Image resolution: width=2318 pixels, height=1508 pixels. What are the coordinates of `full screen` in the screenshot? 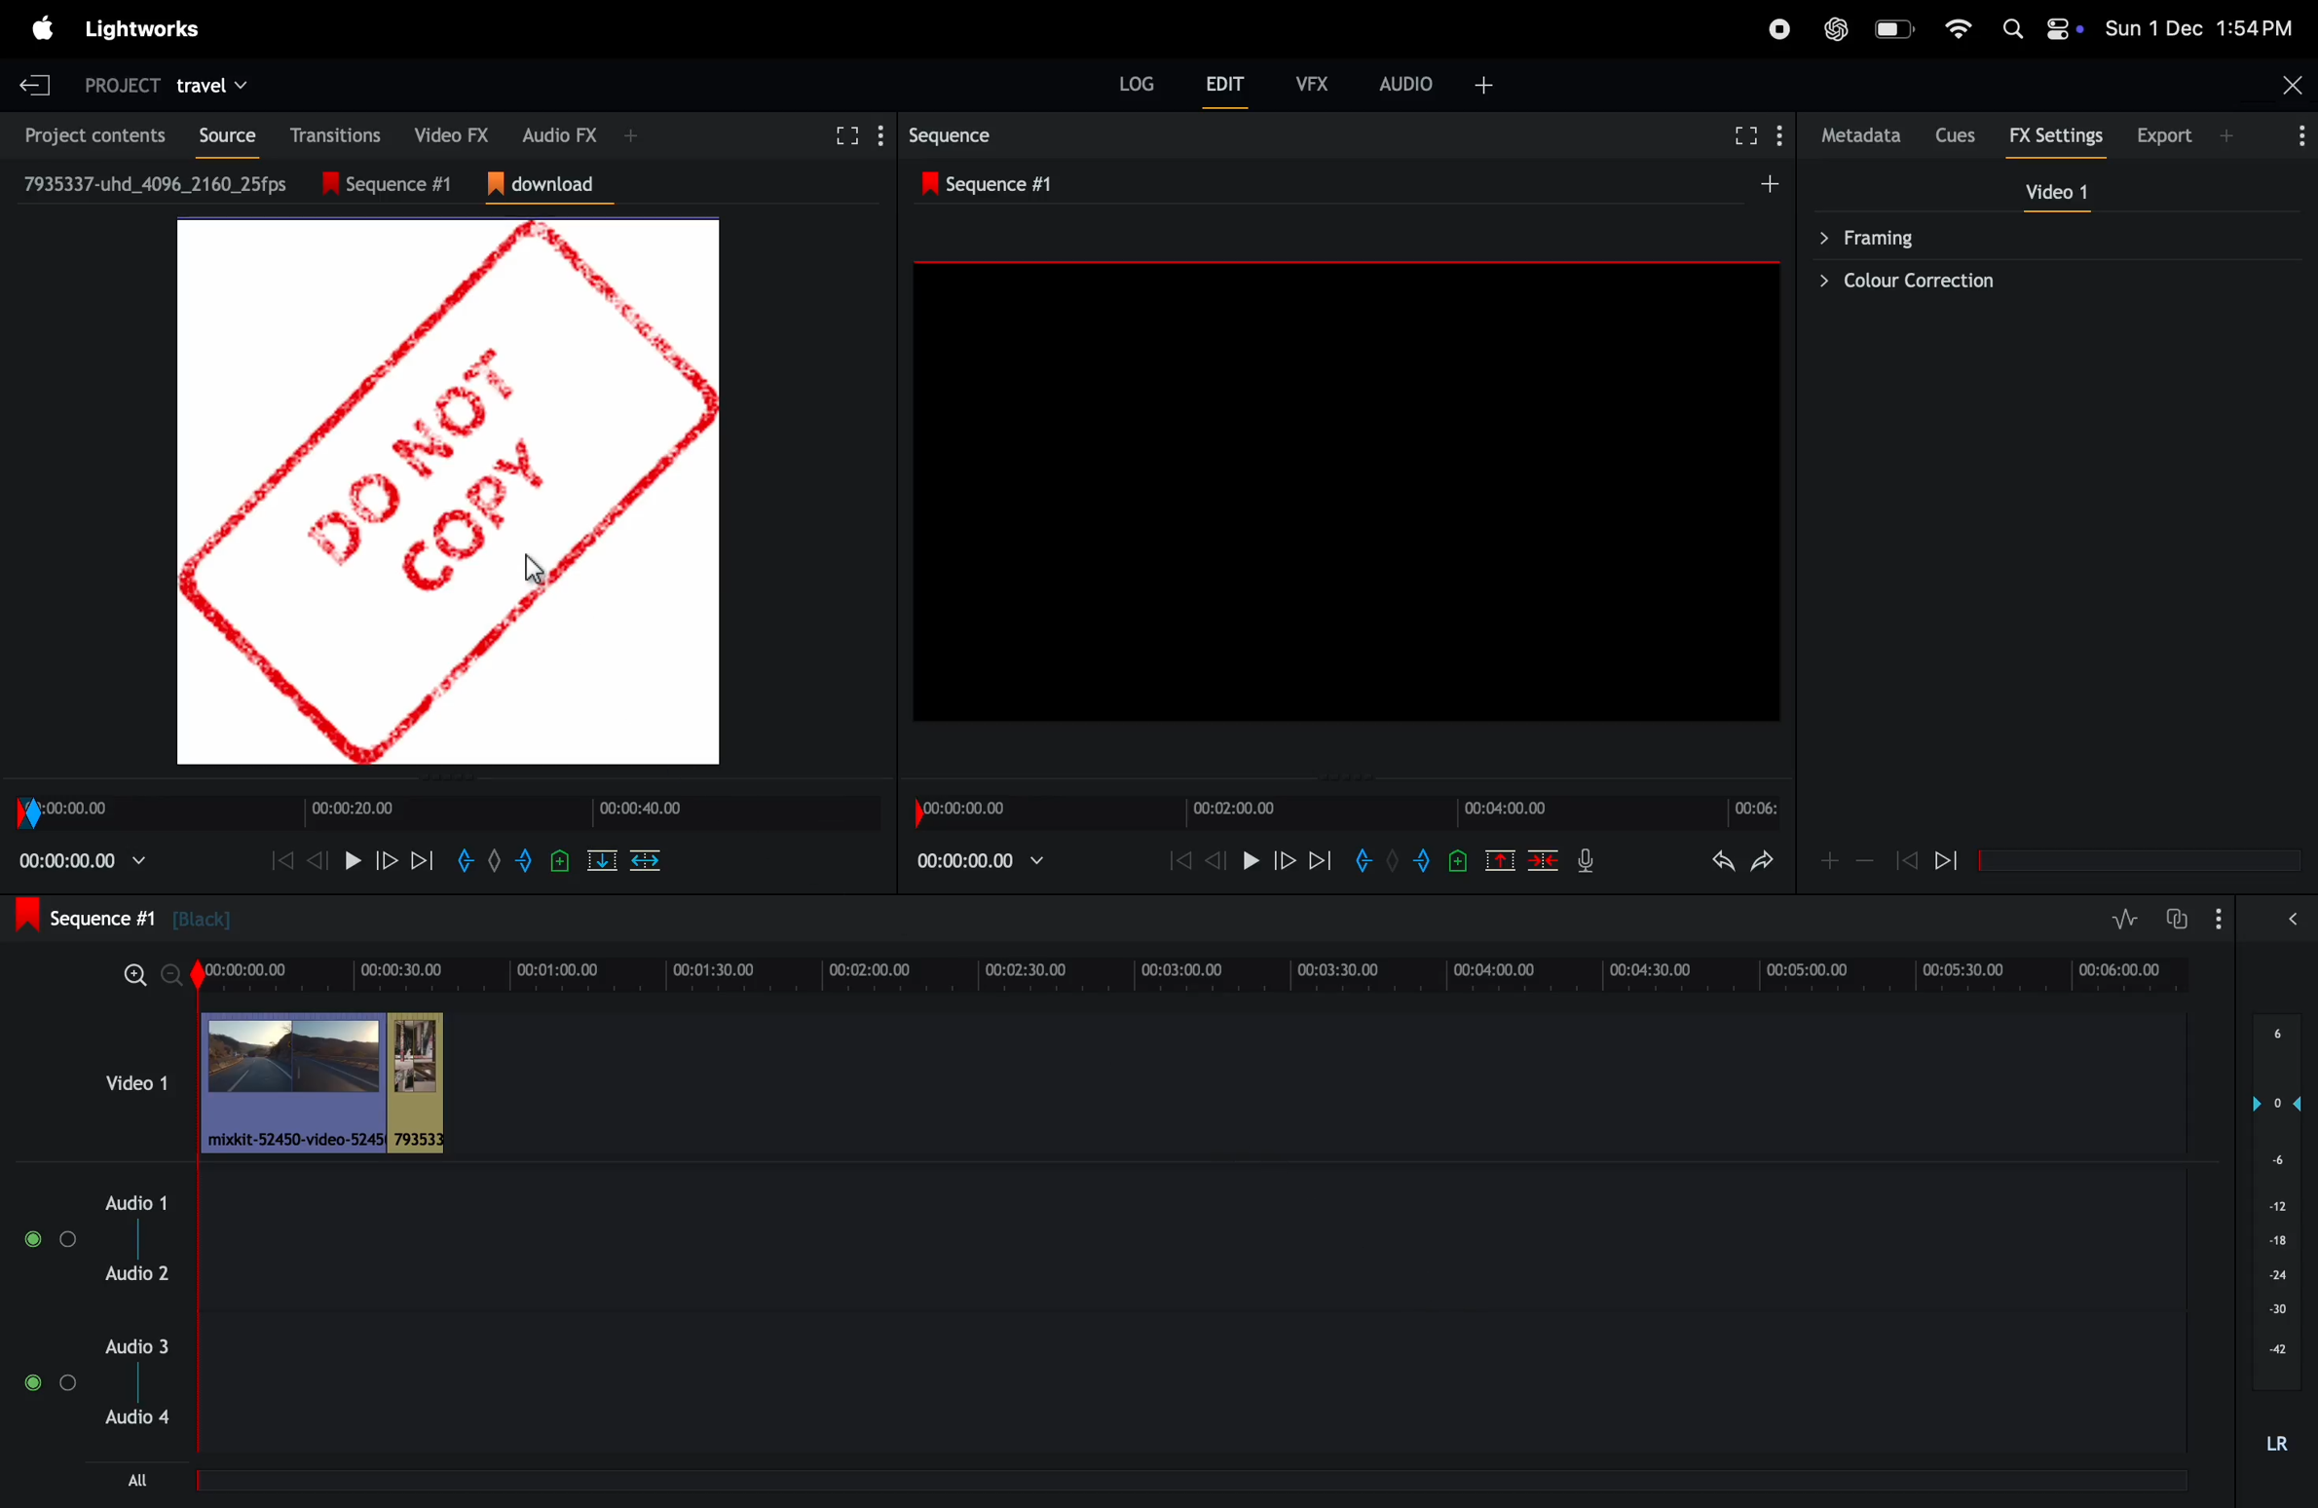 It's located at (1746, 135).